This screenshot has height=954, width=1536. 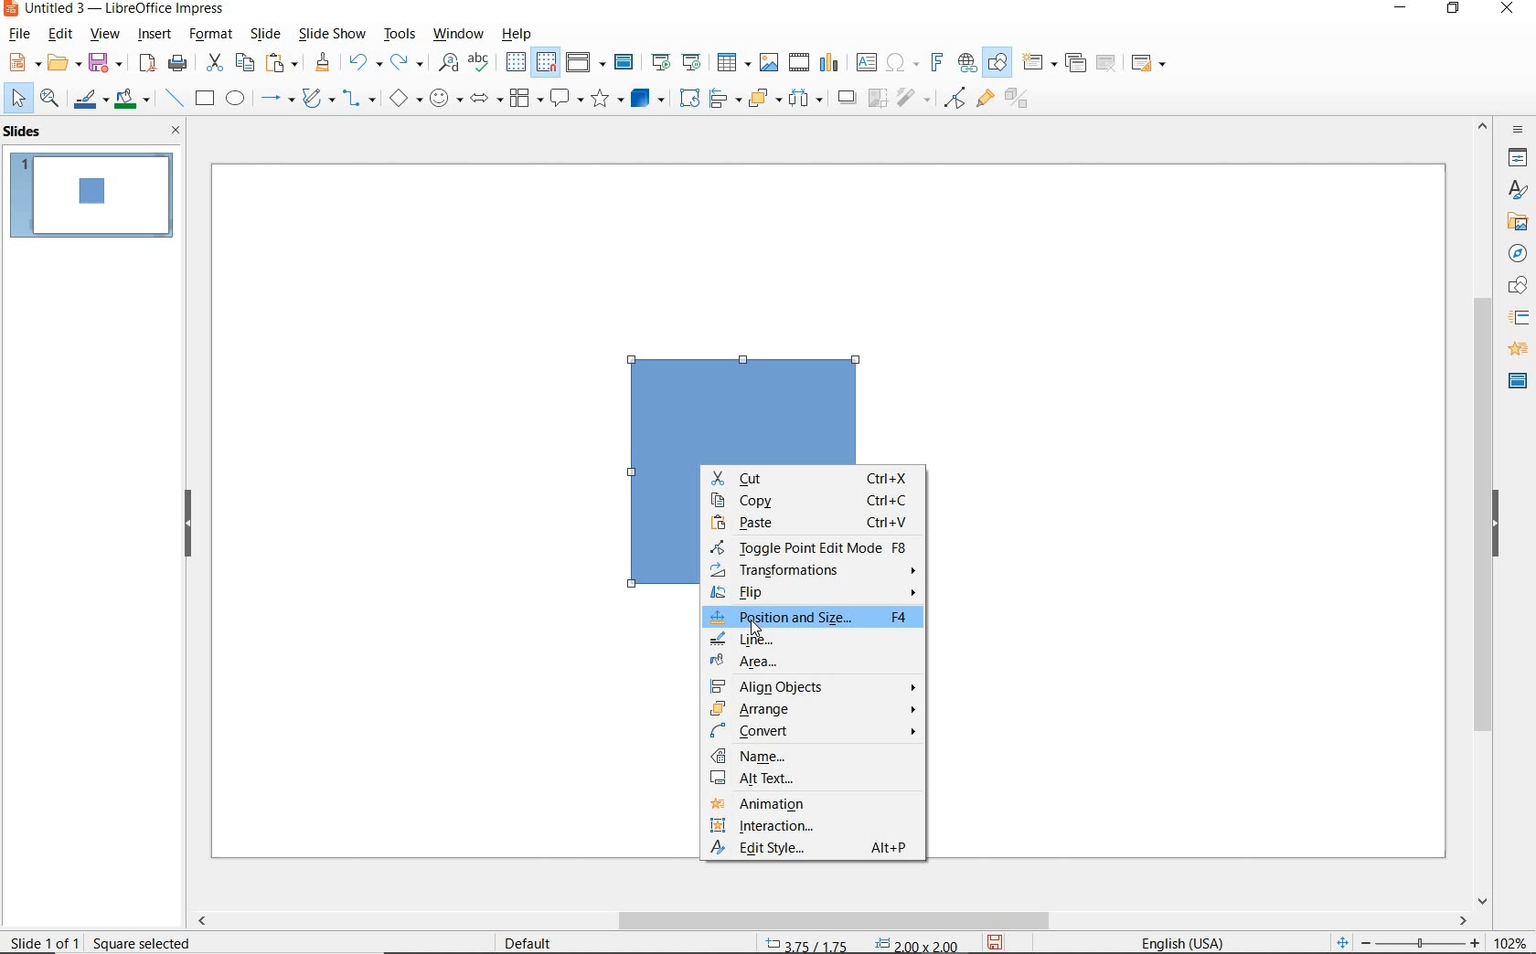 What do you see at coordinates (144, 940) in the screenshot?
I see `square selected` at bounding box center [144, 940].